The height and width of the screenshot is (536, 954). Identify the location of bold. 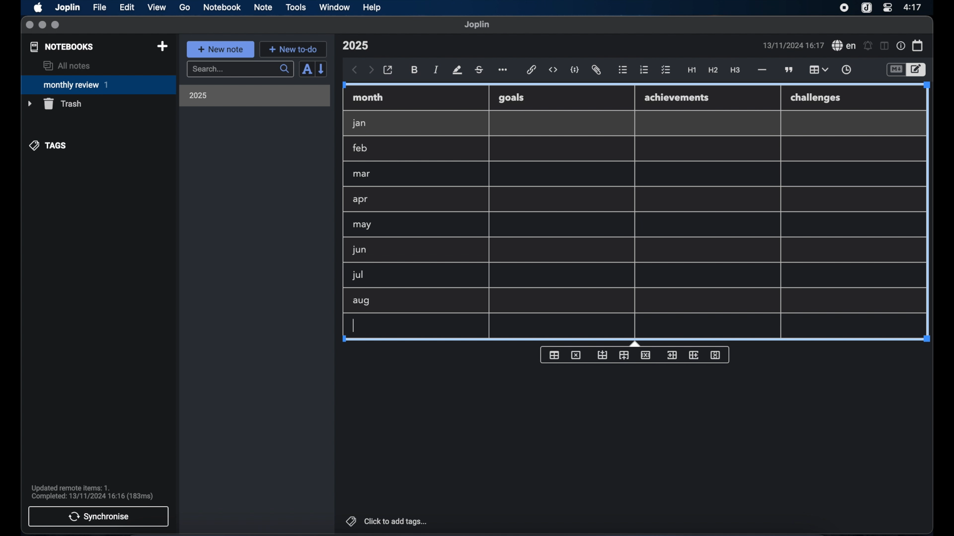
(415, 70).